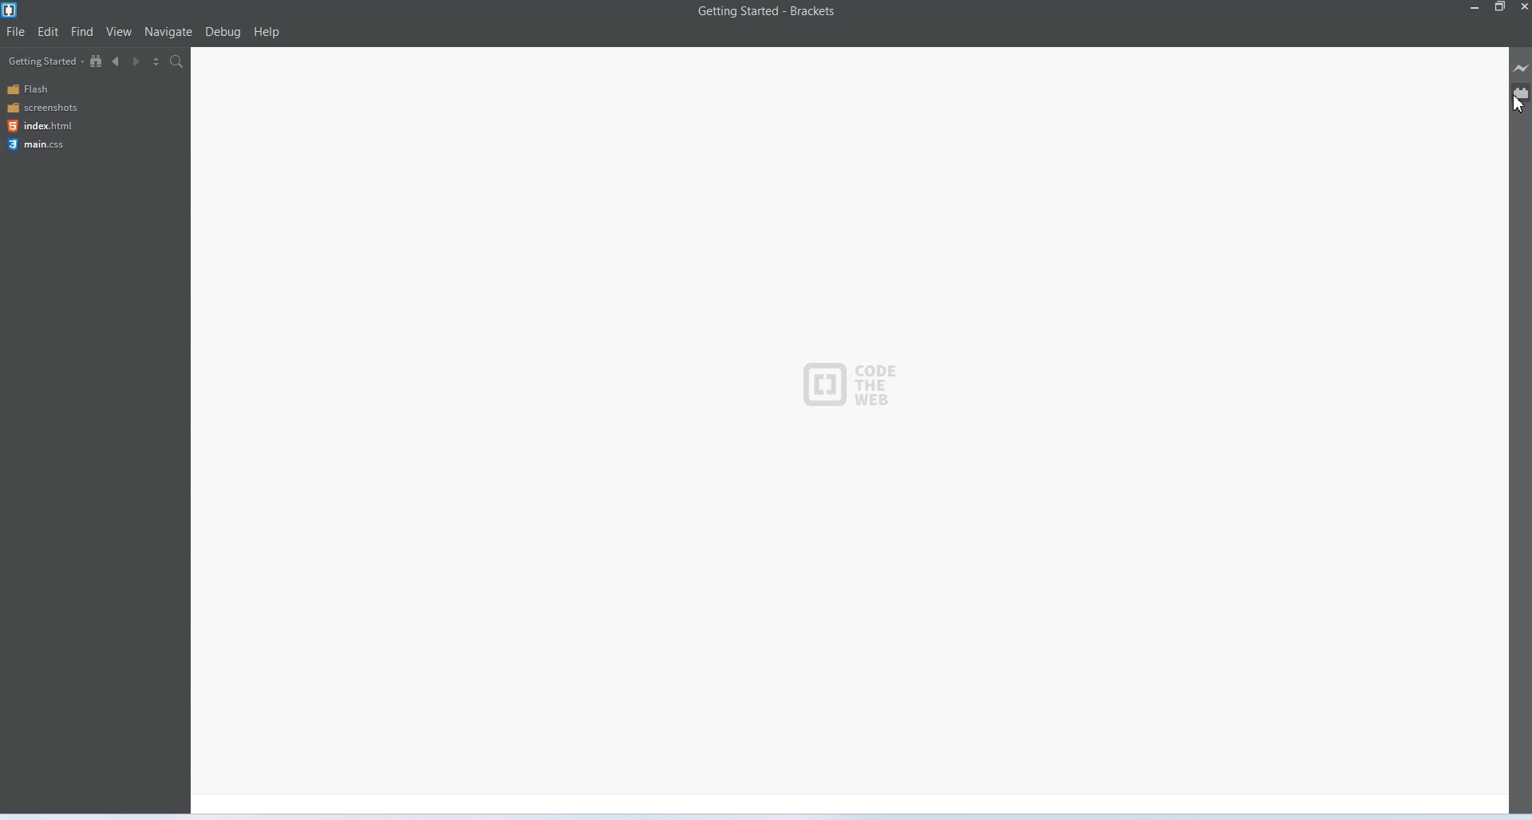 This screenshot has height=820, width=1532. Describe the element at coordinates (849, 429) in the screenshot. I see `Default Getting Started Screen` at that location.